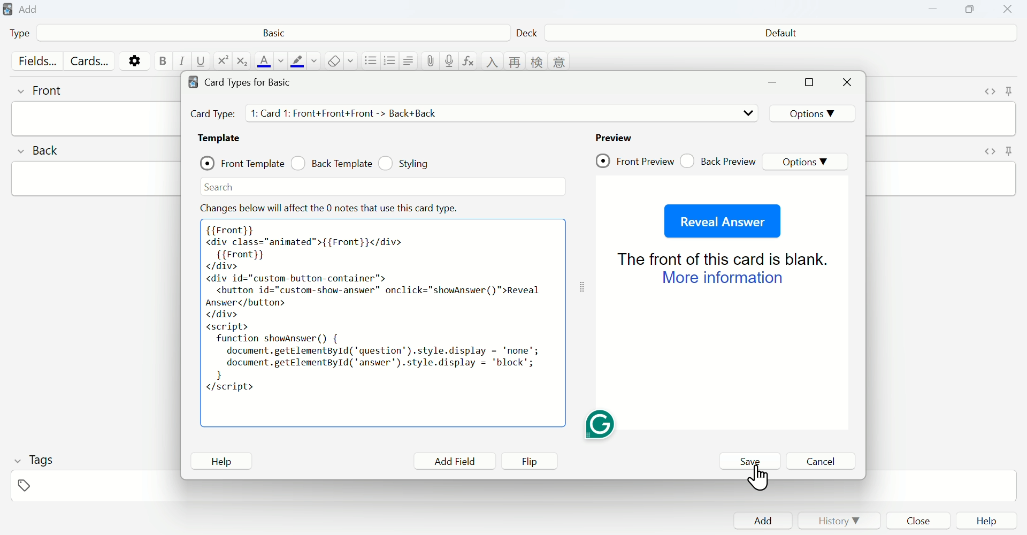 This screenshot has height=535, width=1027. What do you see at coordinates (35, 60) in the screenshot?
I see `Fields` at bounding box center [35, 60].